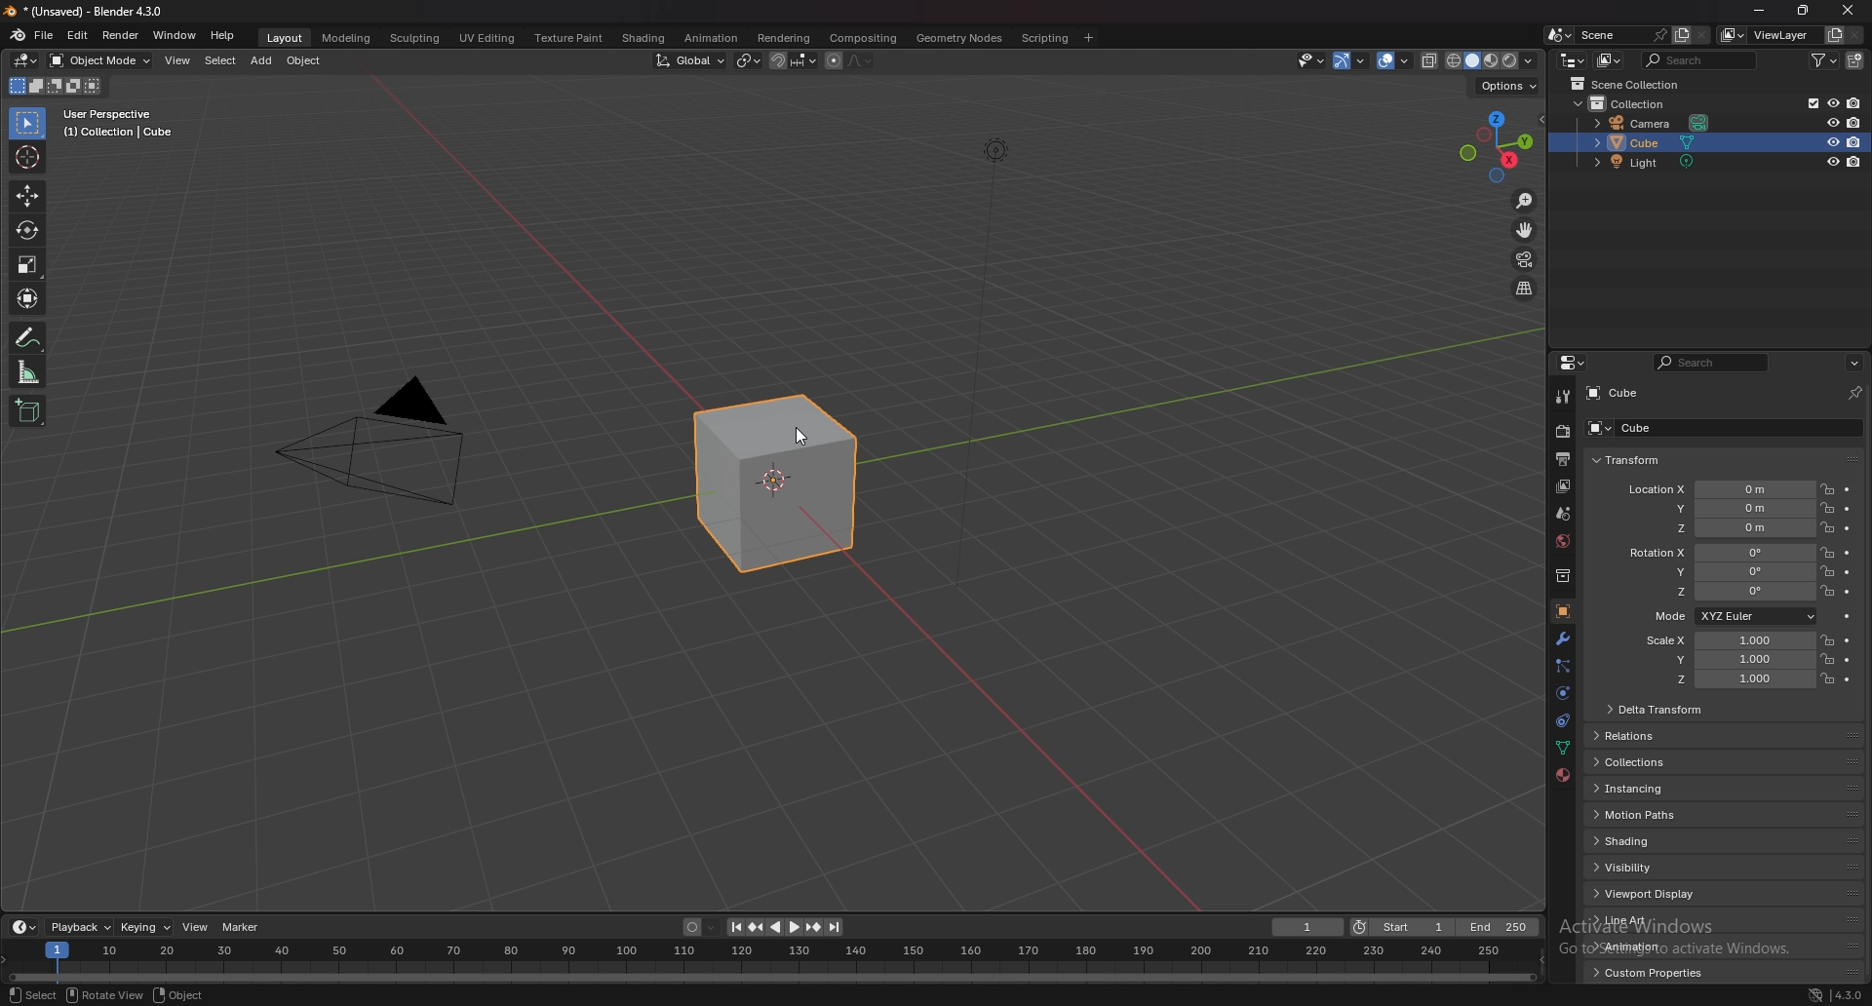  I want to click on rotation z, so click(1727, 592).